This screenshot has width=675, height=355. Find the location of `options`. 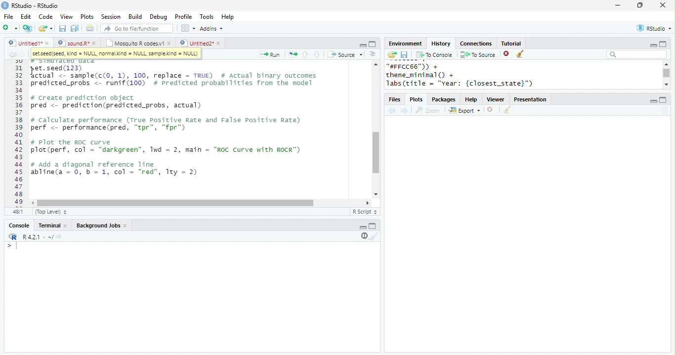

options is located at coordinates (187, 28).